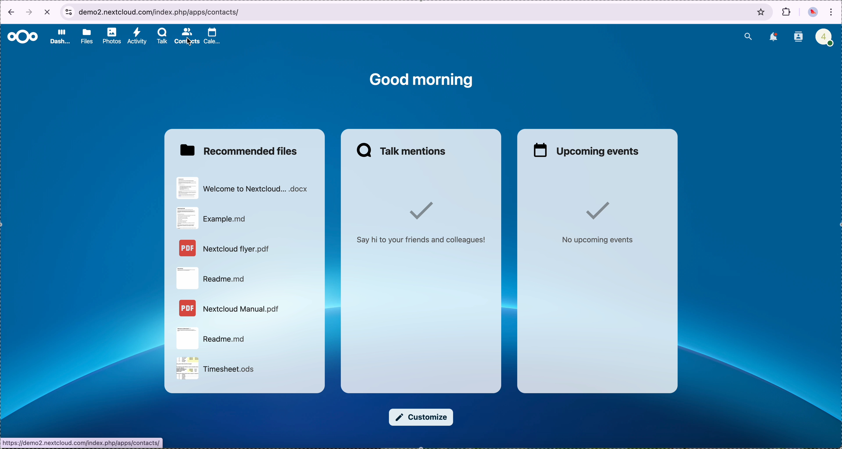 Image resolution: width=842 pixels, height=449 pixels. Describe the element at coordinates (246, 189) in the screenshot. I see `file` at that location.